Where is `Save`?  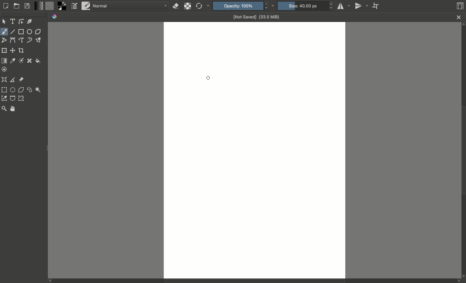 Save is located at coordinates (28, 6).